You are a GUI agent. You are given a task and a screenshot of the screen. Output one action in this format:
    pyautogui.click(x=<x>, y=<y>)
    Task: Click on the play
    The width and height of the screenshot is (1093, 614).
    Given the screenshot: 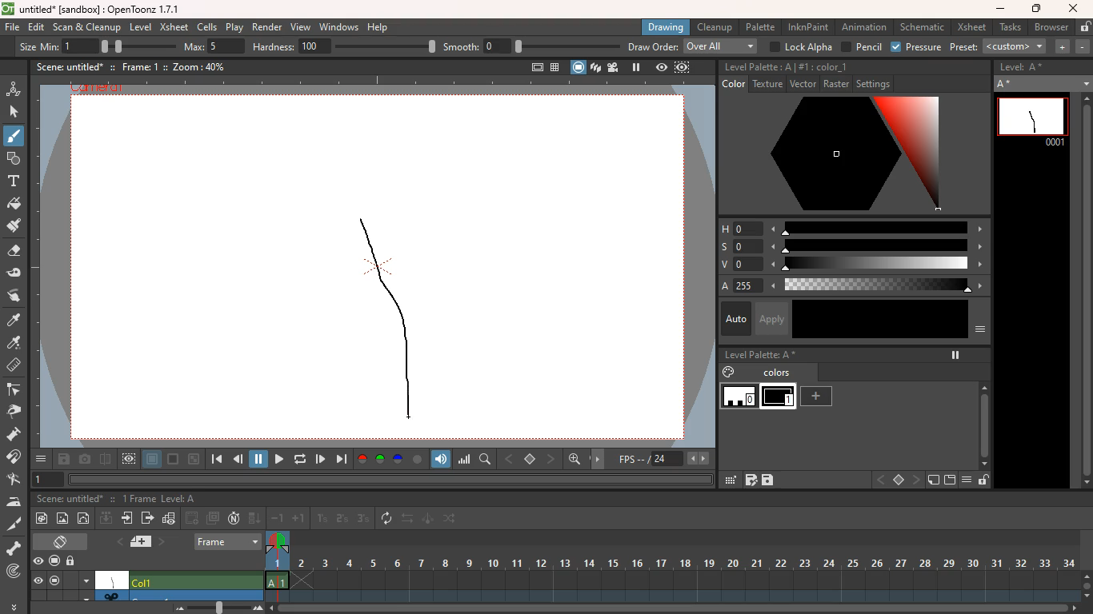 What is the action you would take?
    pyautogui.click(x=321, y=458)
    